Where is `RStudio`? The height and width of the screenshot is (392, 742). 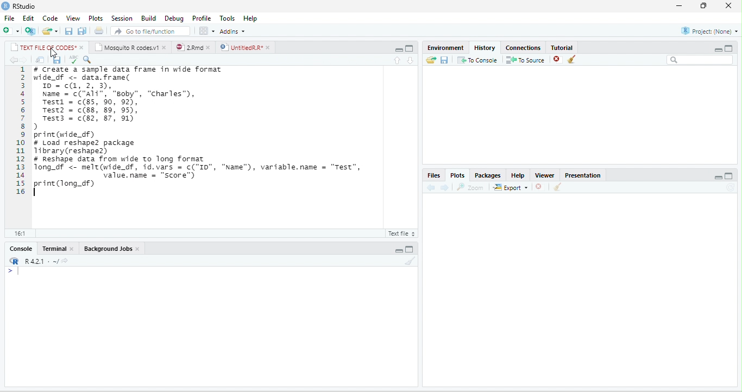
RStudio is located at coordinates (25, 7).